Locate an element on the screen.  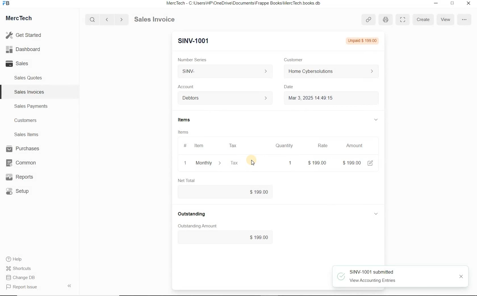
Outstanding is located at coordinates (192, 214).